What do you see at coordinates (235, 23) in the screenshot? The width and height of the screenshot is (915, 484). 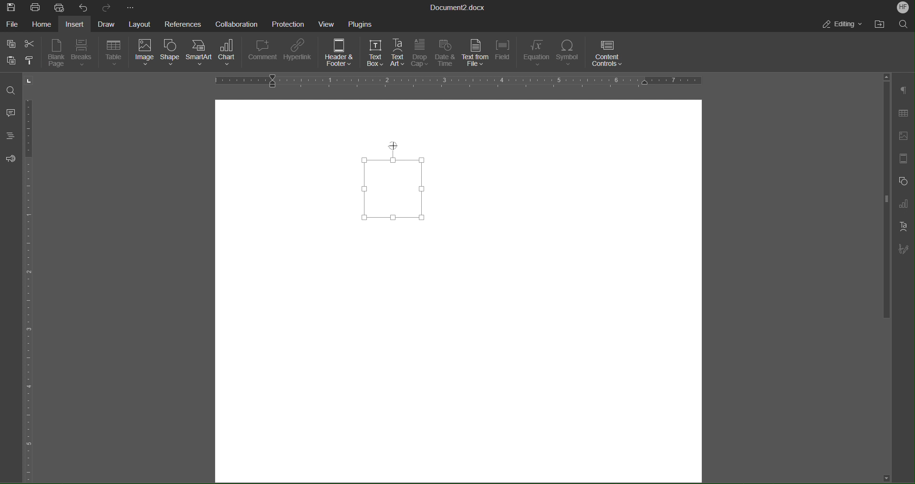 I see `Collaboration` at bounding box center [235, 23].